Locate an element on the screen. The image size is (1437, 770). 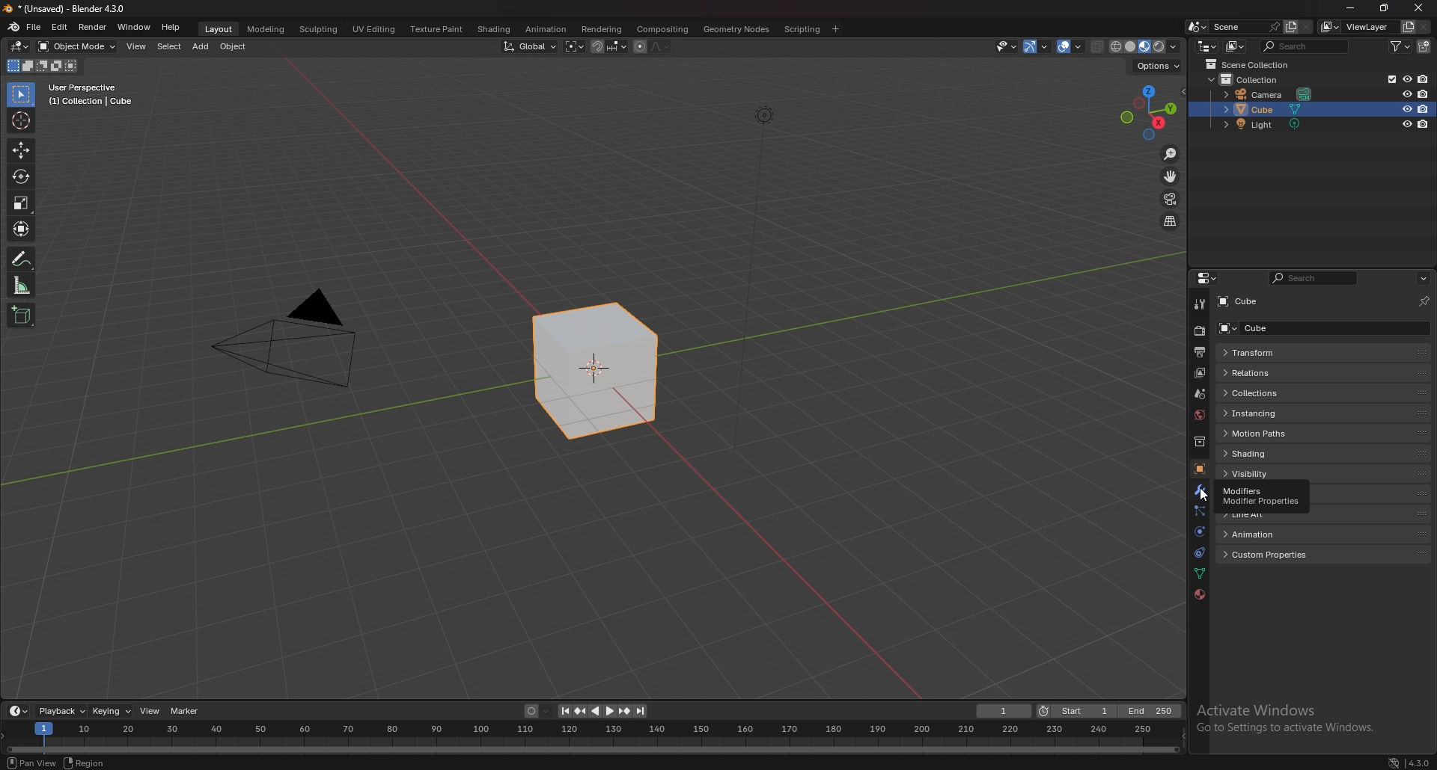
disable in renders is located at coordinates (1424, 79).